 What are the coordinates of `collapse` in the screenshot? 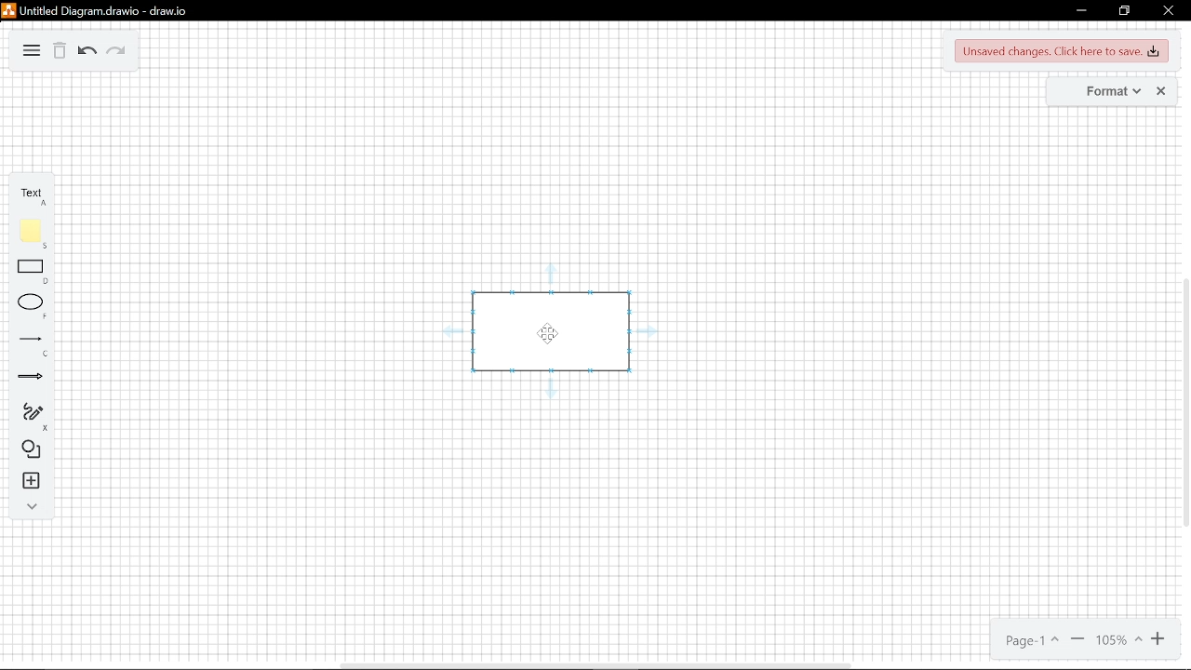 It's located at (32, 506).